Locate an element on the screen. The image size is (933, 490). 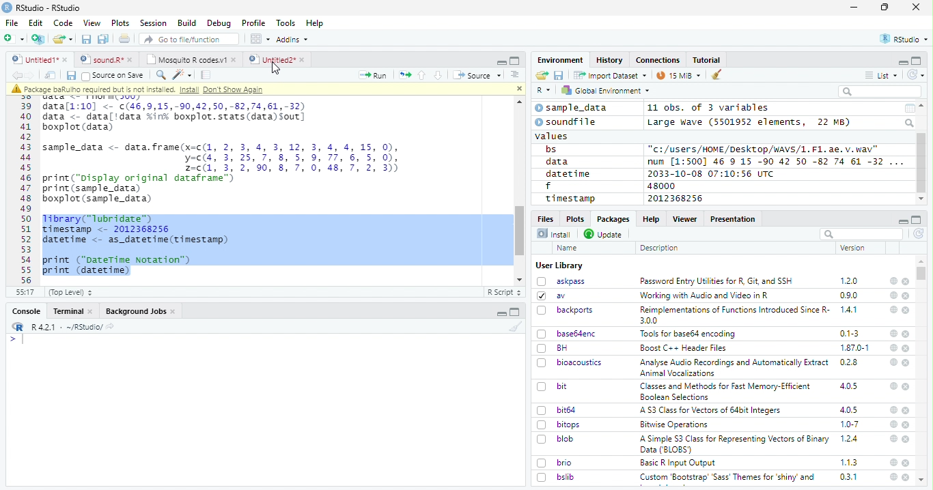
New file is located at coordinates (15, 39).